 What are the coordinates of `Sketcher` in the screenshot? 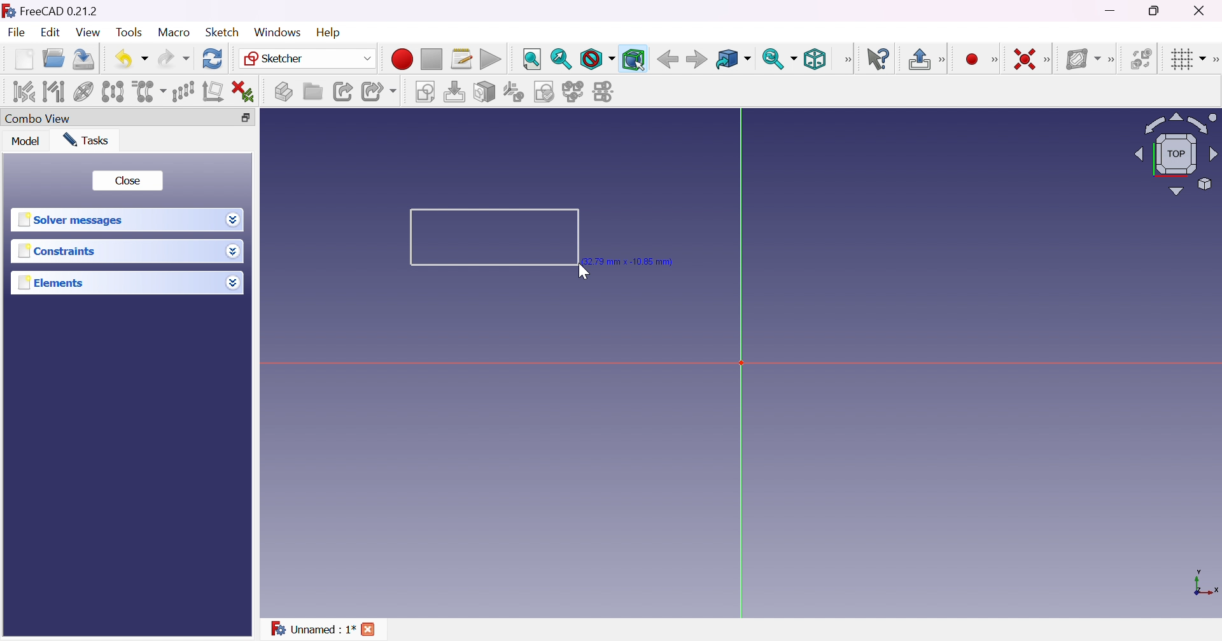 It's located at (309, 57).